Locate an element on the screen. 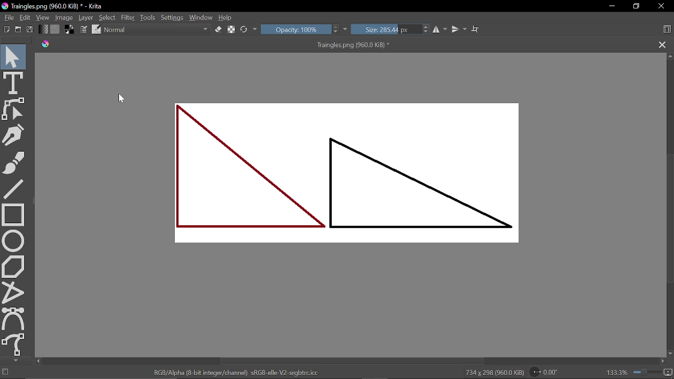 The width and height of the screenshot is (674, 379). Close tab is located at coordinates (661, 45).